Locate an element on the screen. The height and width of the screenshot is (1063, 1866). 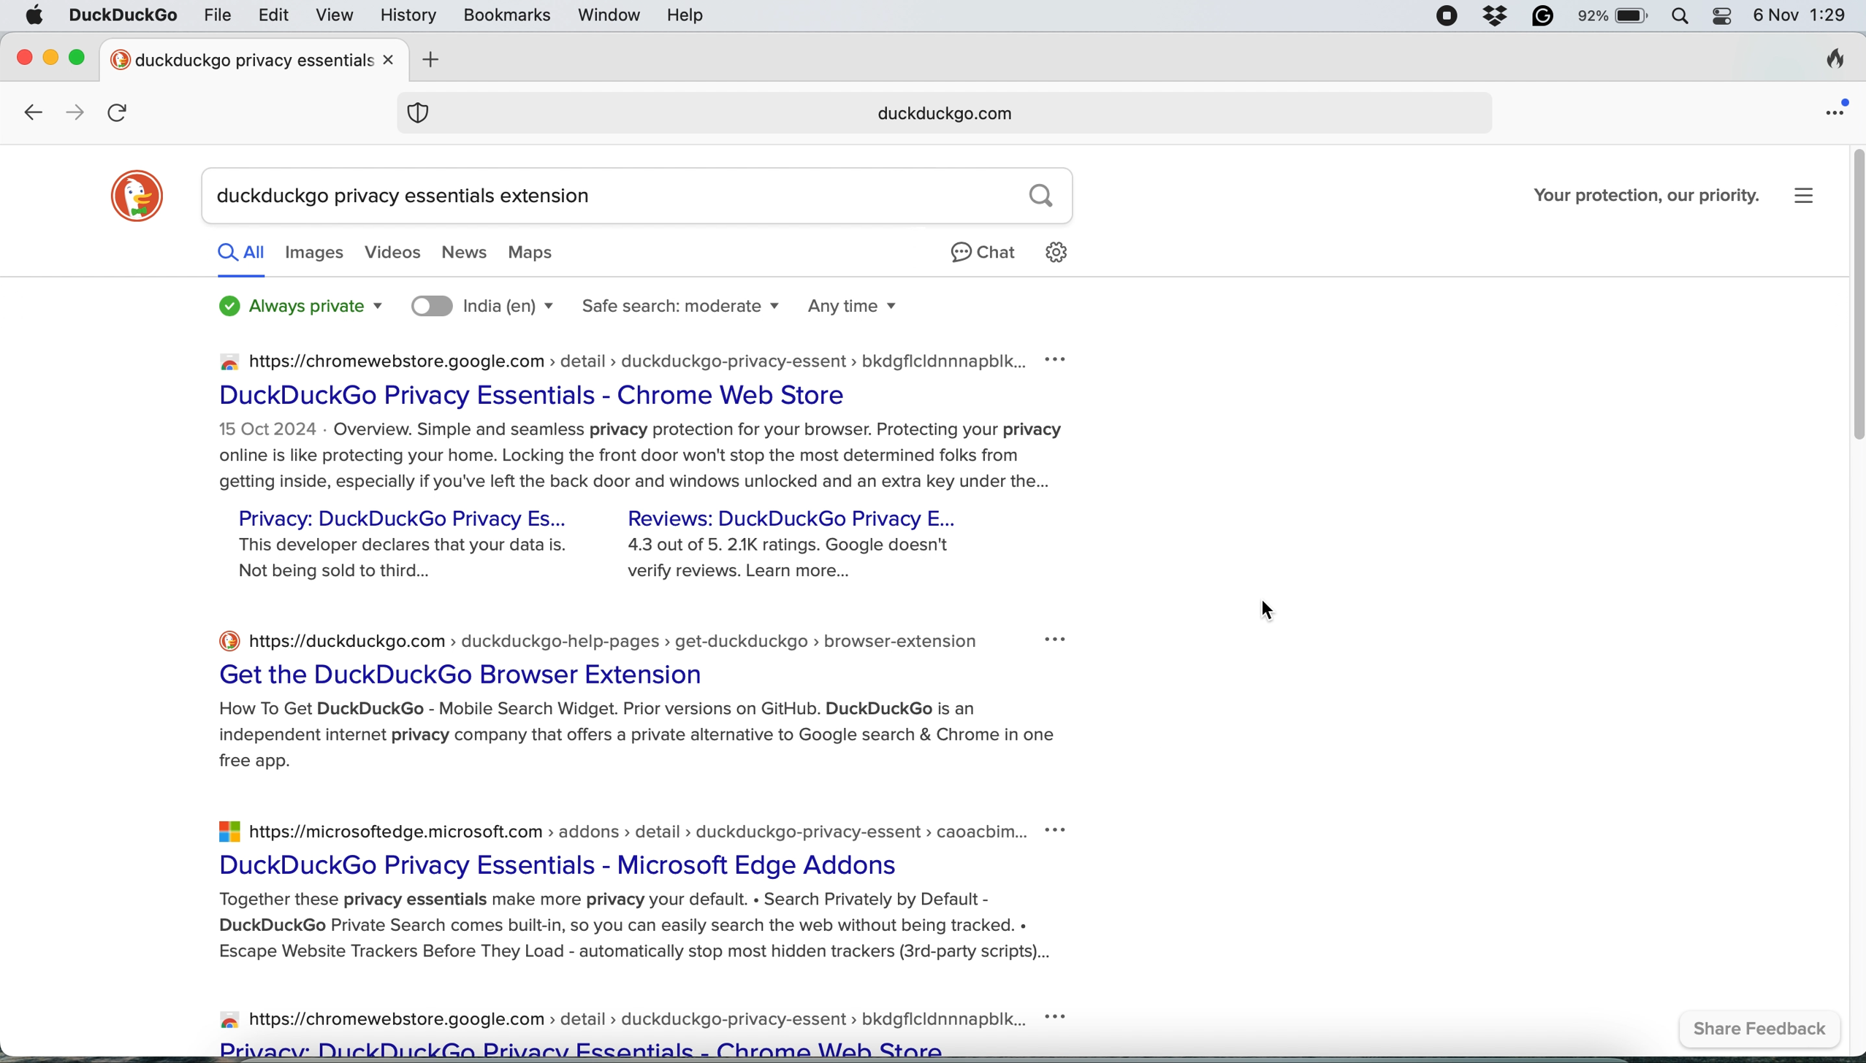
settings is located at coordinates (1797, 201).